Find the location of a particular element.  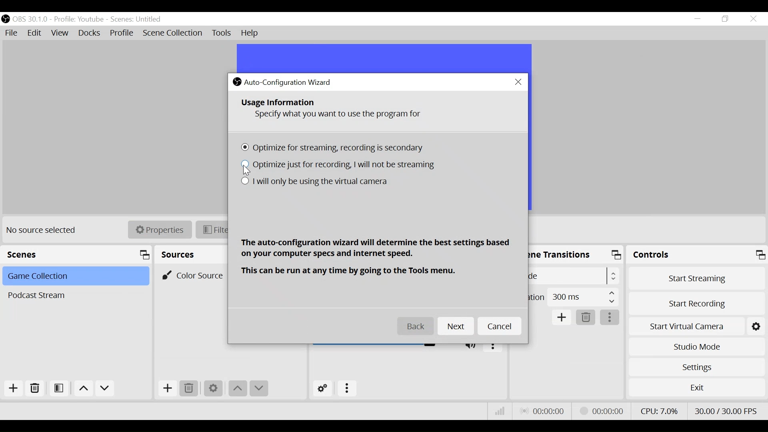

Cancel is located at coordinates (500, 327).